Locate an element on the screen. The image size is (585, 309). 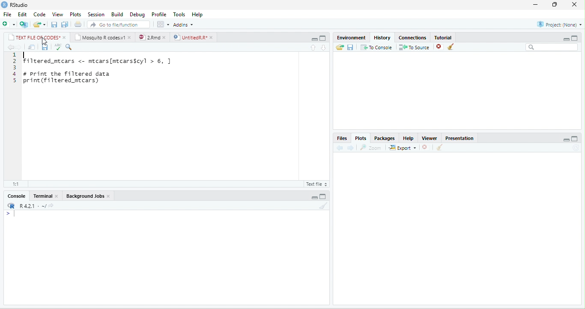
Code is located at coordinates (40, 14).